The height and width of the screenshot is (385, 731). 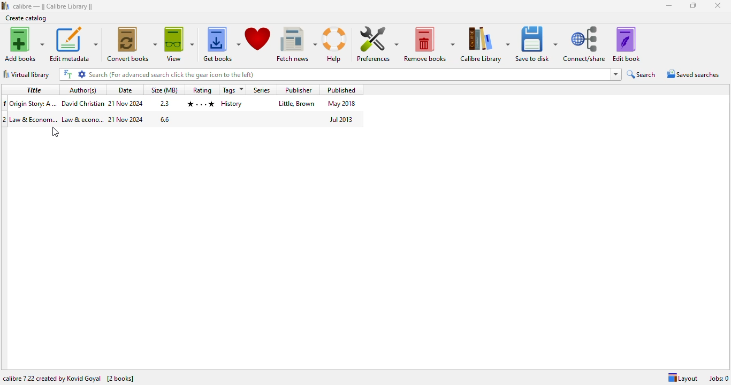 I want to click on published, so click(x=342, y=89).